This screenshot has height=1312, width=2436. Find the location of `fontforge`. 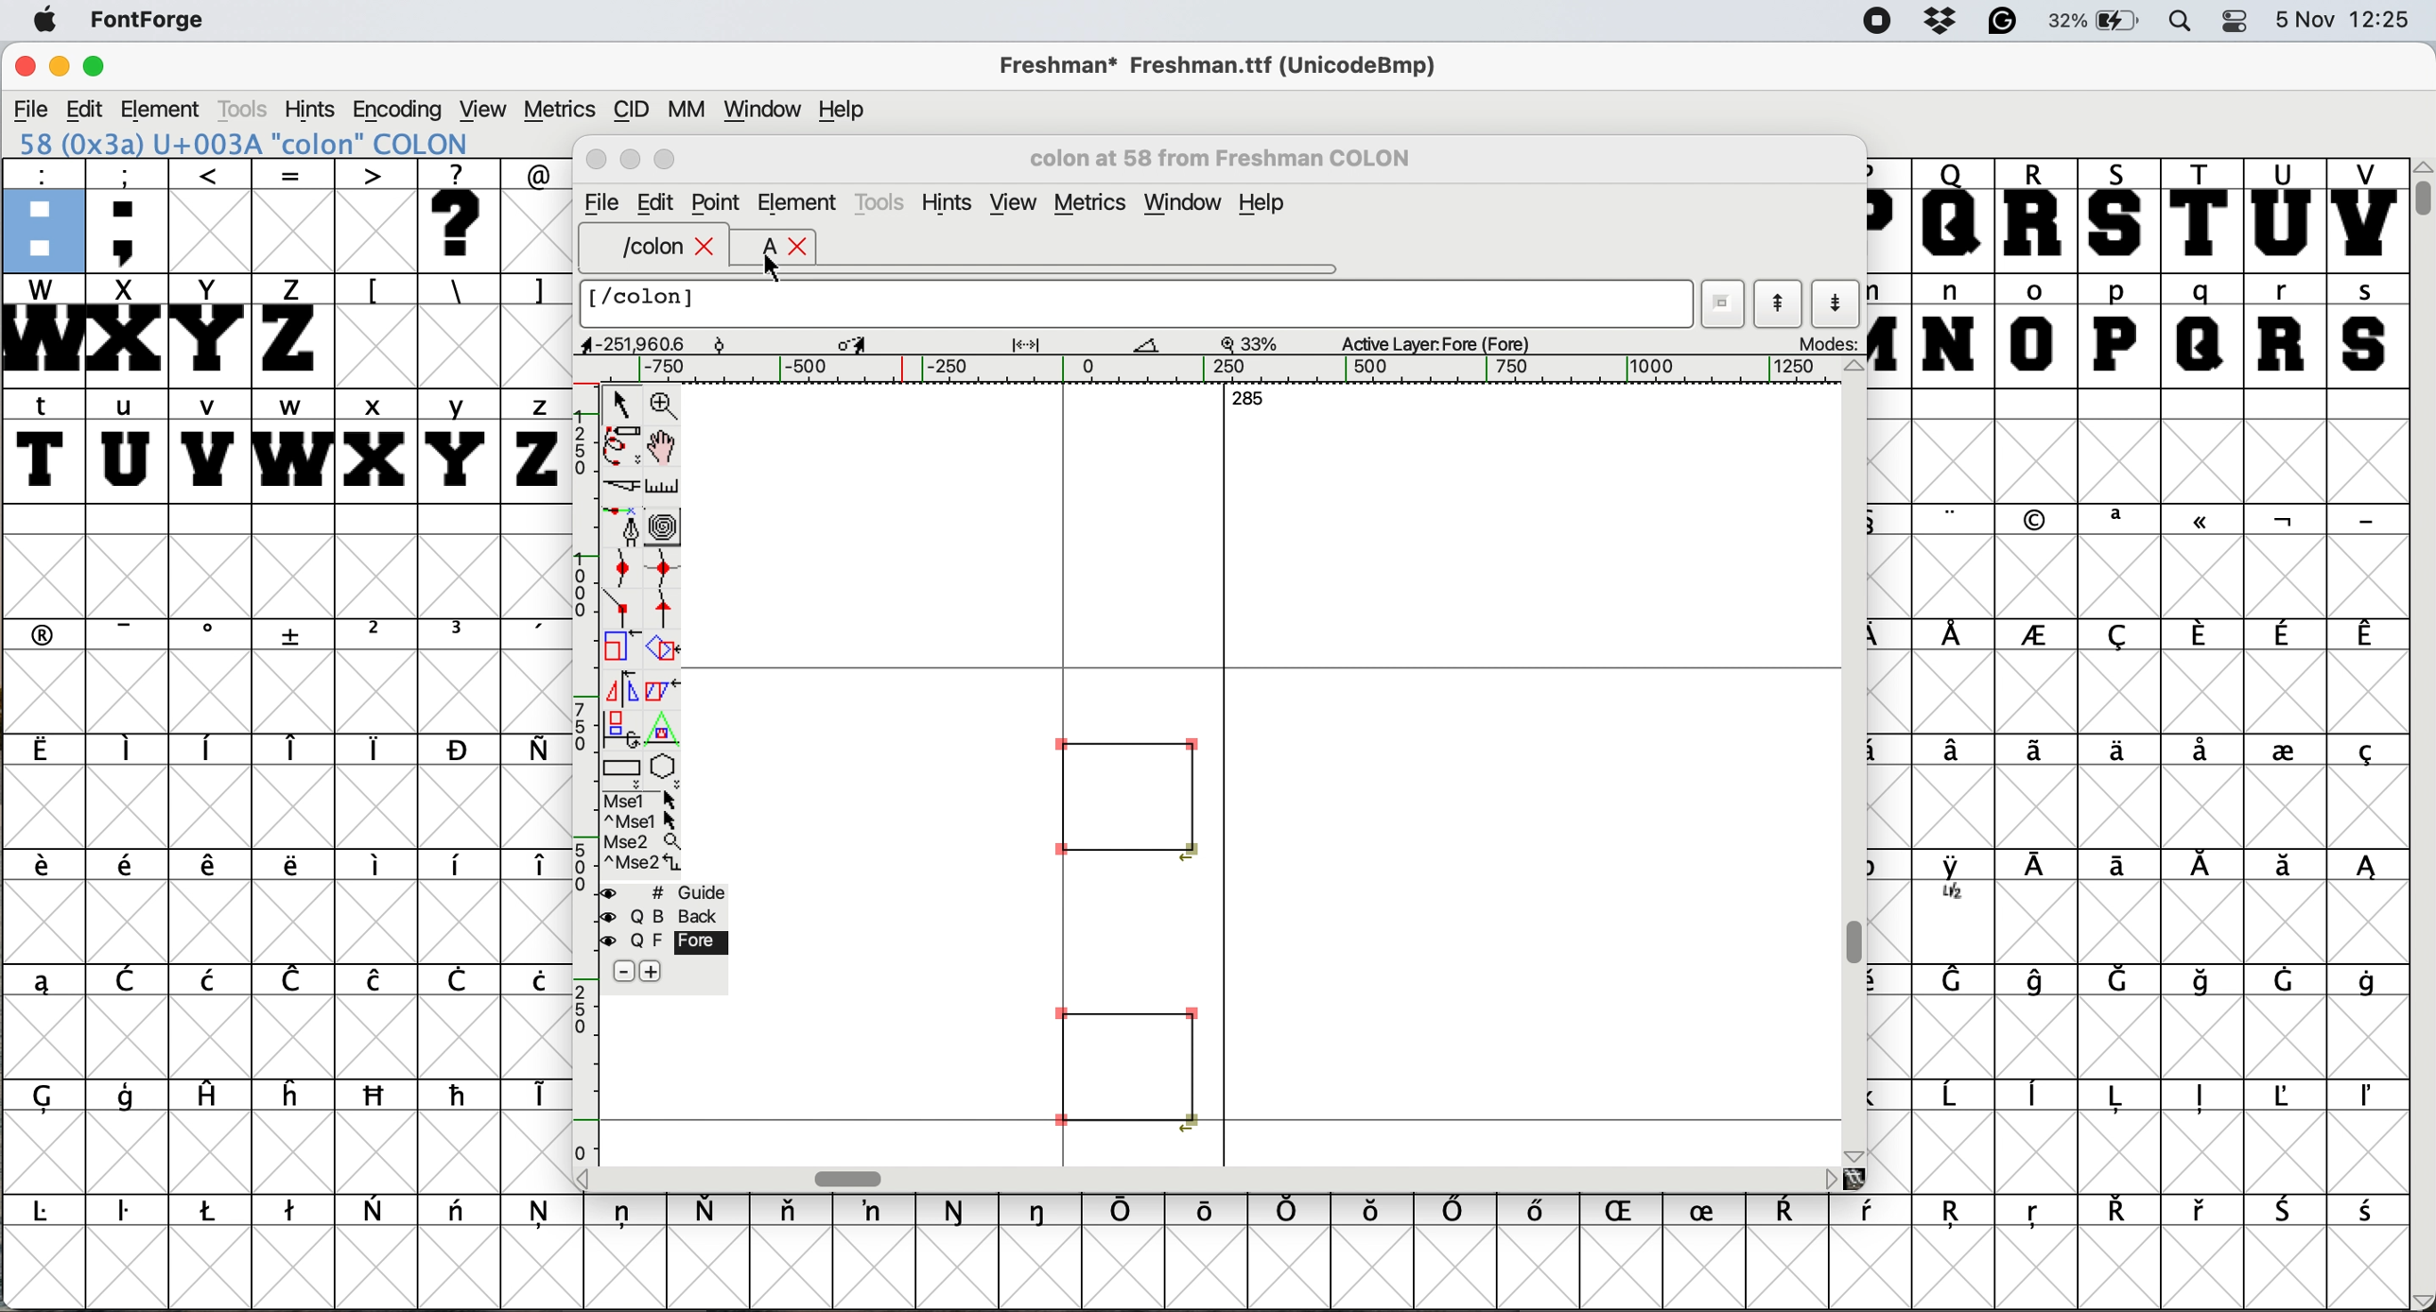

fontforge is located at coordinates (142, 22).